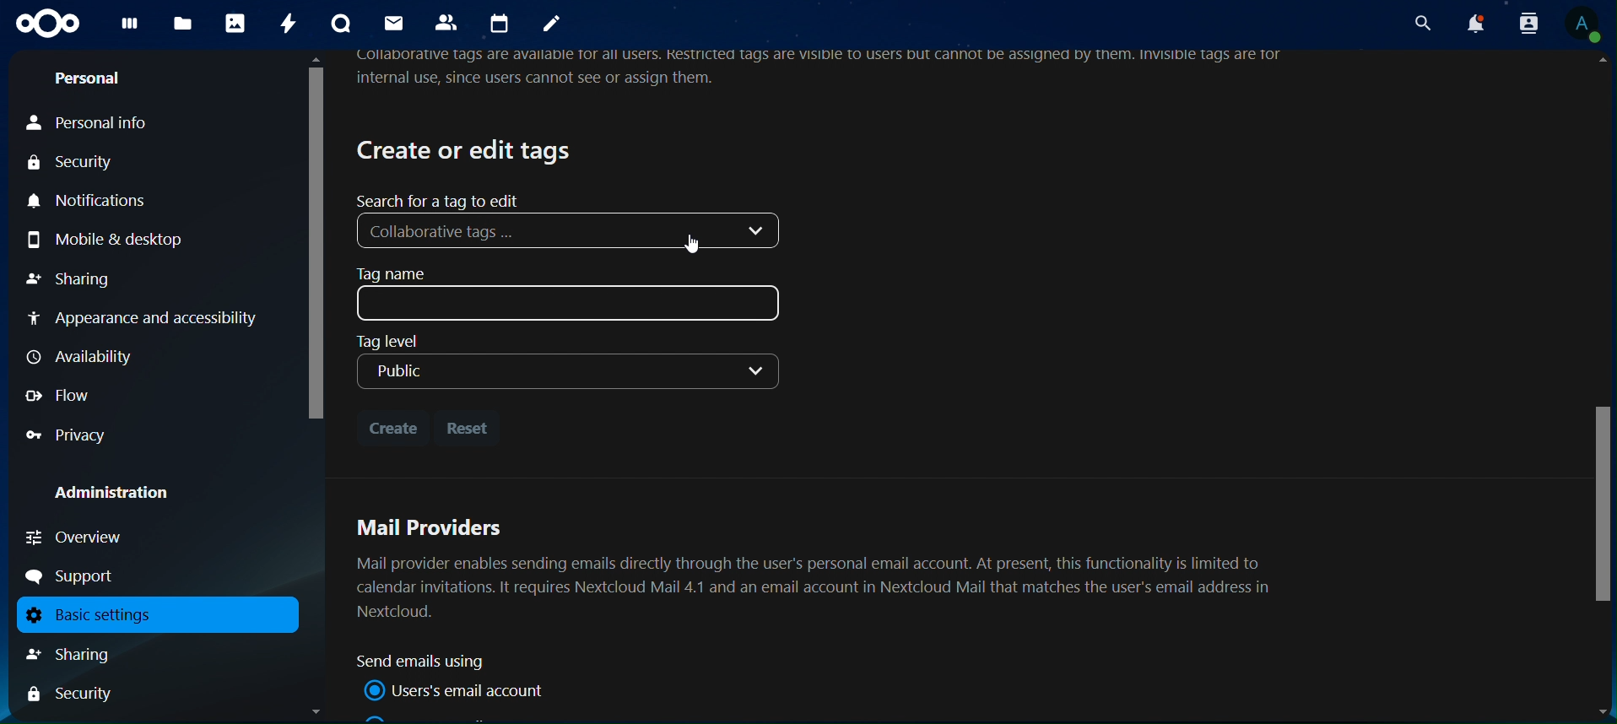 The width and height of the screenshot is (1617, 724). I want to click on mobile & desktop, so click(129, 238).